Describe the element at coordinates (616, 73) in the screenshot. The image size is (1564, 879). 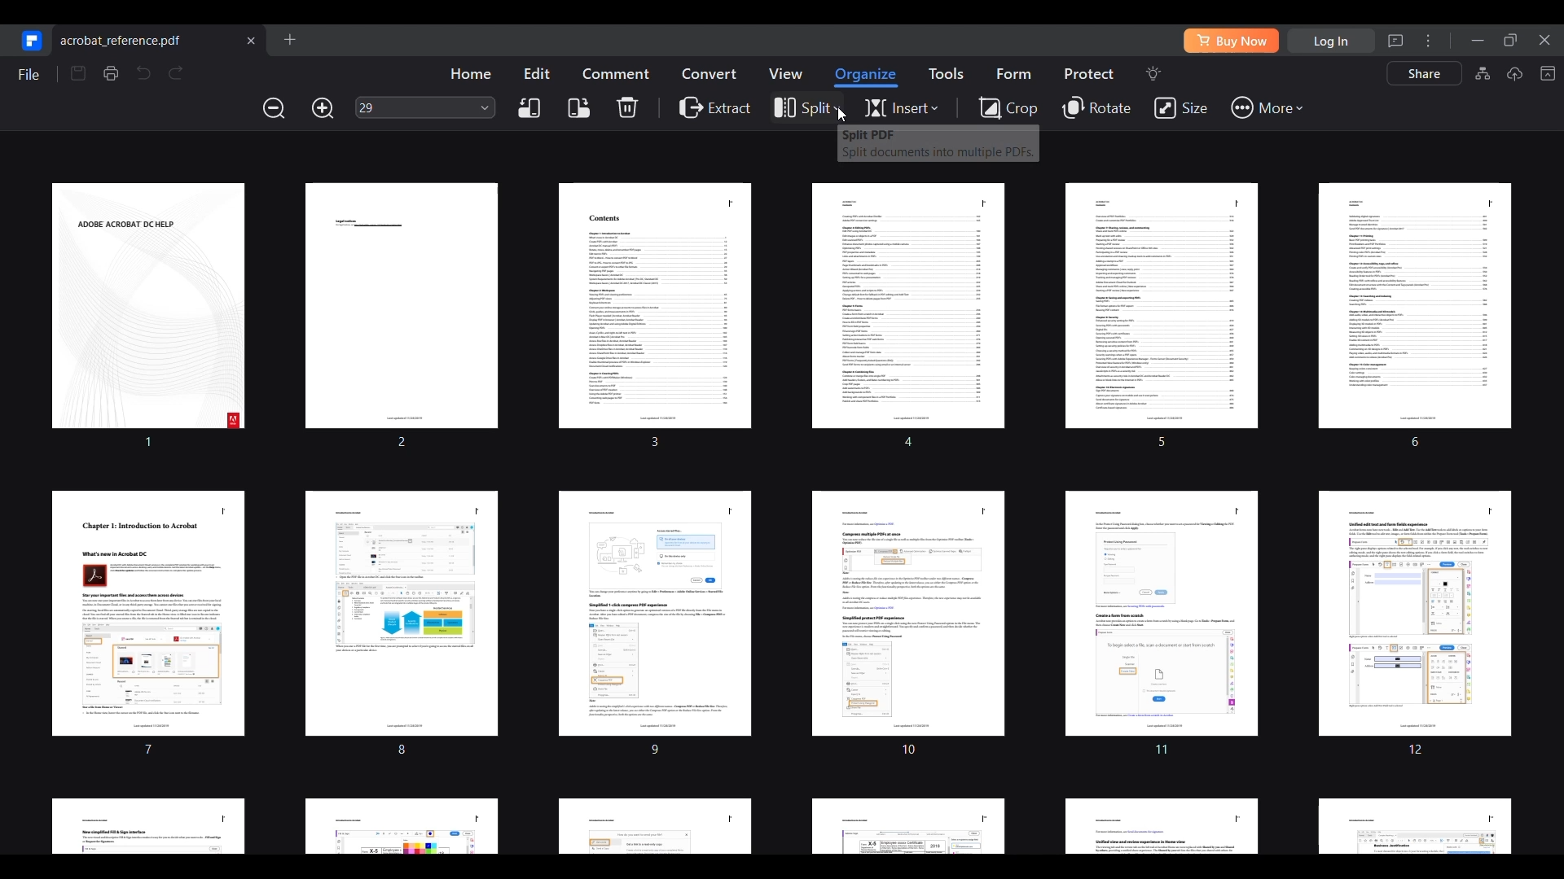
I see `Comment` at that location.